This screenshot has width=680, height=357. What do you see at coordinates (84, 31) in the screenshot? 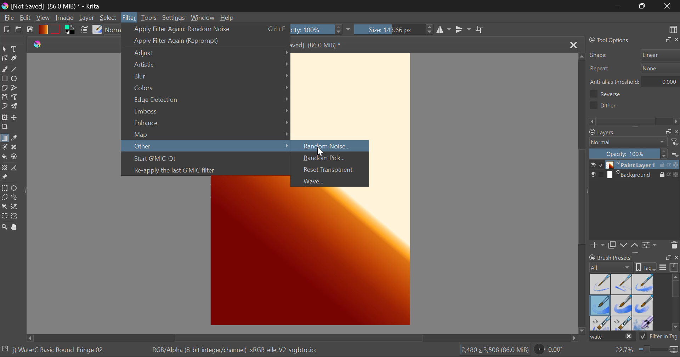
I see `Brusht Settings` at bounding box center [84, 31].